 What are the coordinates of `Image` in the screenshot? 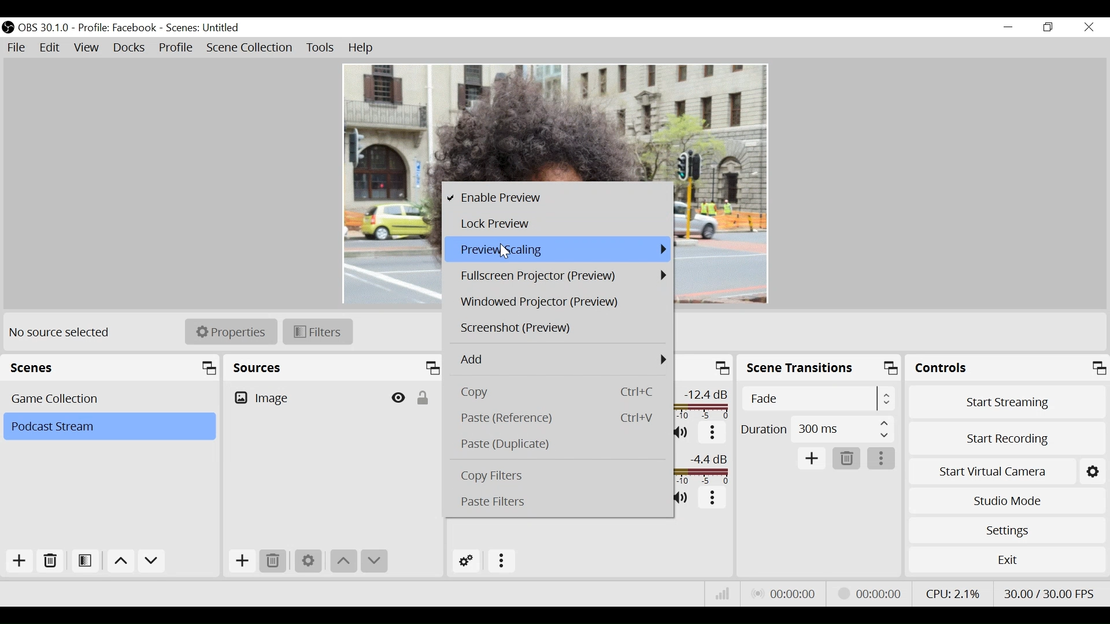 It's located at (303, 399).